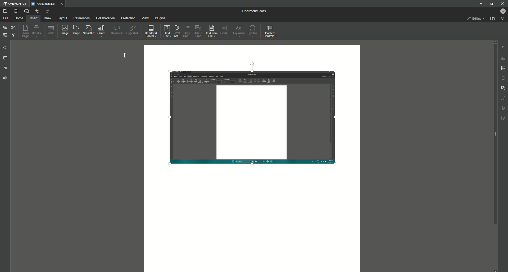 The height and width of the screenshot is (272, 508). Describe the element at coordinates (494, 42) in the screenshot. I see `Scroll Up` at that location.